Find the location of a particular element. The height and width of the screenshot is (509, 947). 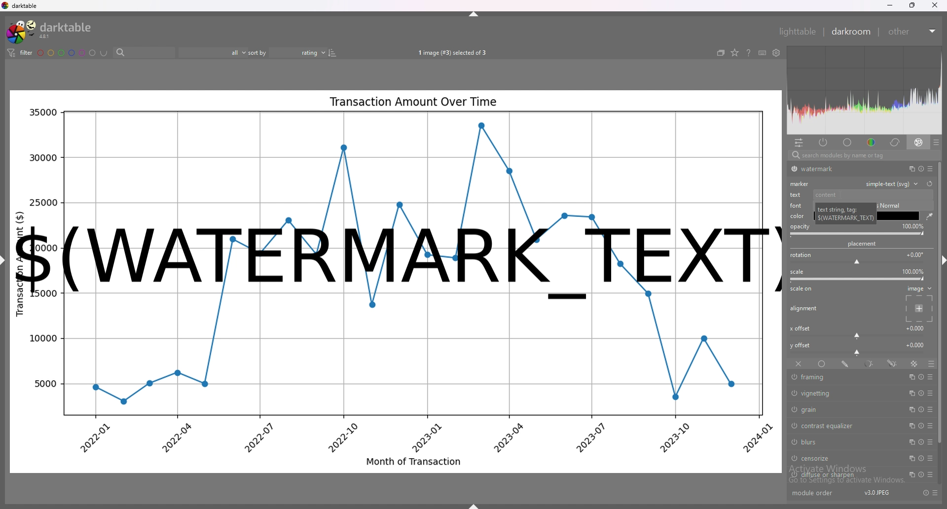

multiple instances action is located at coordinates (911, 426).